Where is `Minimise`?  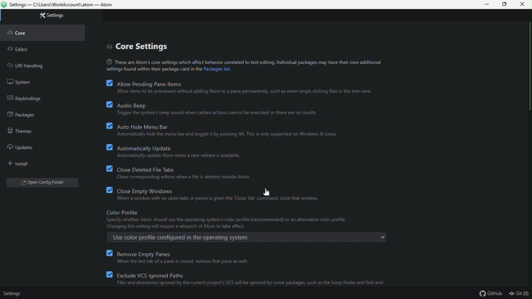 Minimise is located at coordinates (488, 4).